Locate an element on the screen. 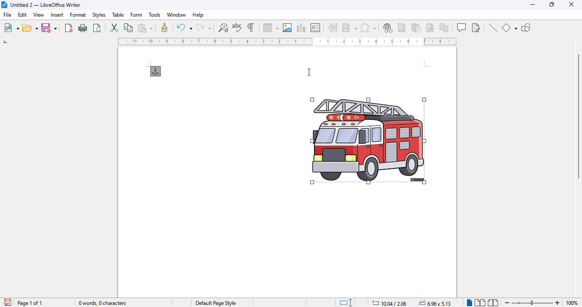 This screenshot has width=582, height=307. insert special characters is located at coordinates (372, 28).